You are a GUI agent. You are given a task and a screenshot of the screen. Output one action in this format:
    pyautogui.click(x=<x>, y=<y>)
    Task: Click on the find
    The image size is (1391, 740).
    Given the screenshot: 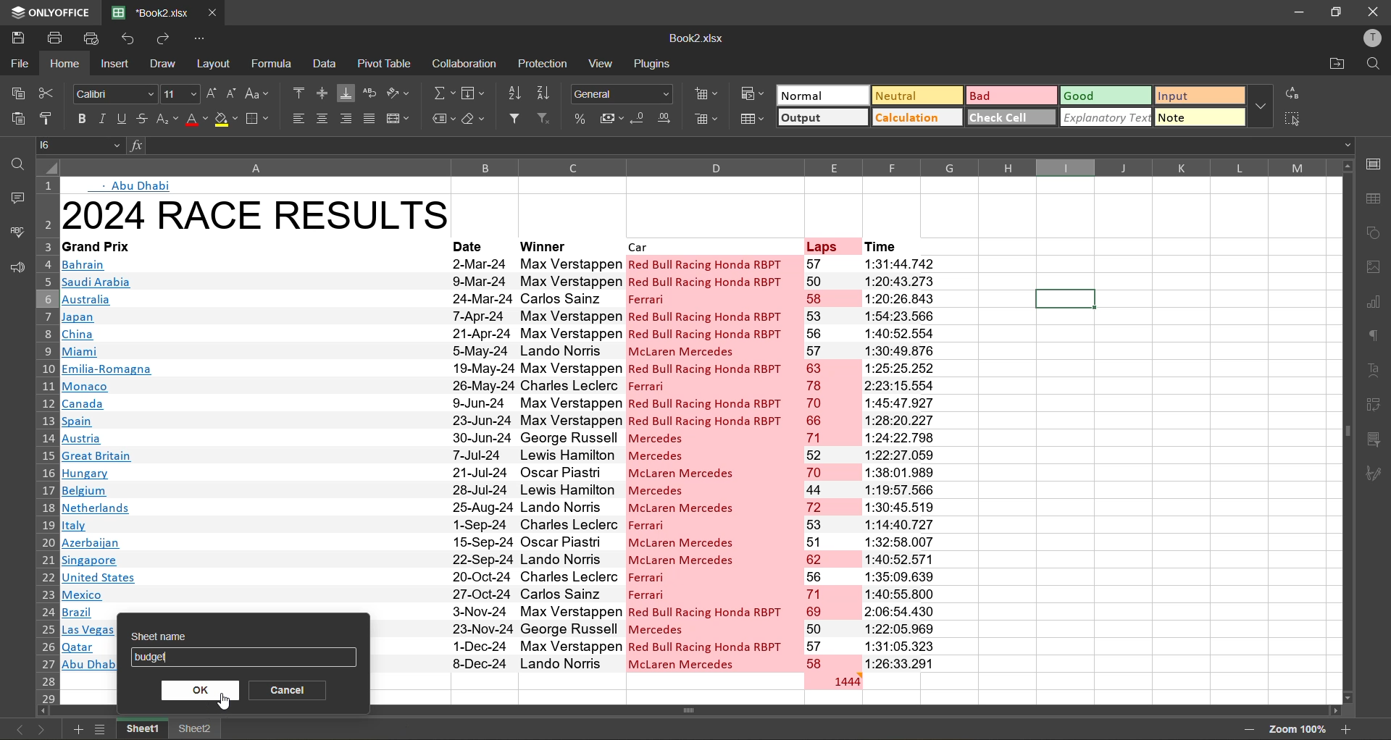 What is the action you would take?
    pyautogui.click(x=1371, y=65)
    